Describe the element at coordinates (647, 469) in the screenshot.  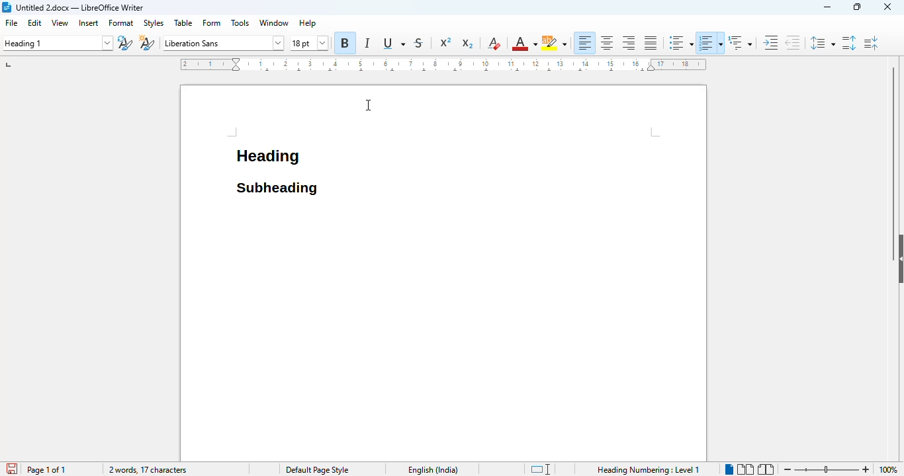
I see `heading numbering: level 1` at that location.